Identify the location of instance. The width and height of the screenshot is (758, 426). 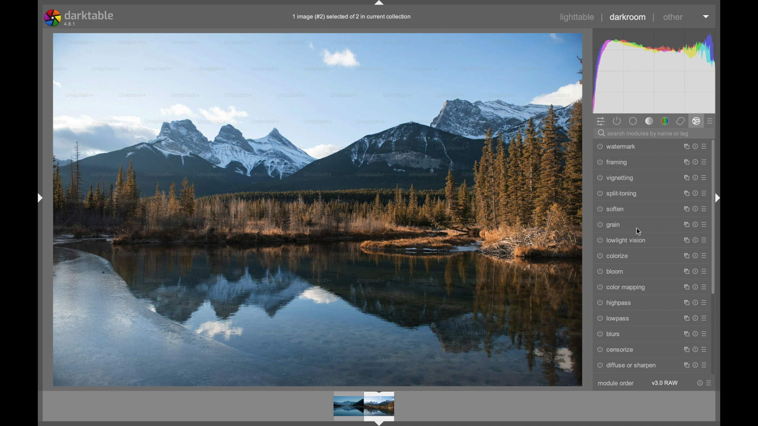
(683, 287).